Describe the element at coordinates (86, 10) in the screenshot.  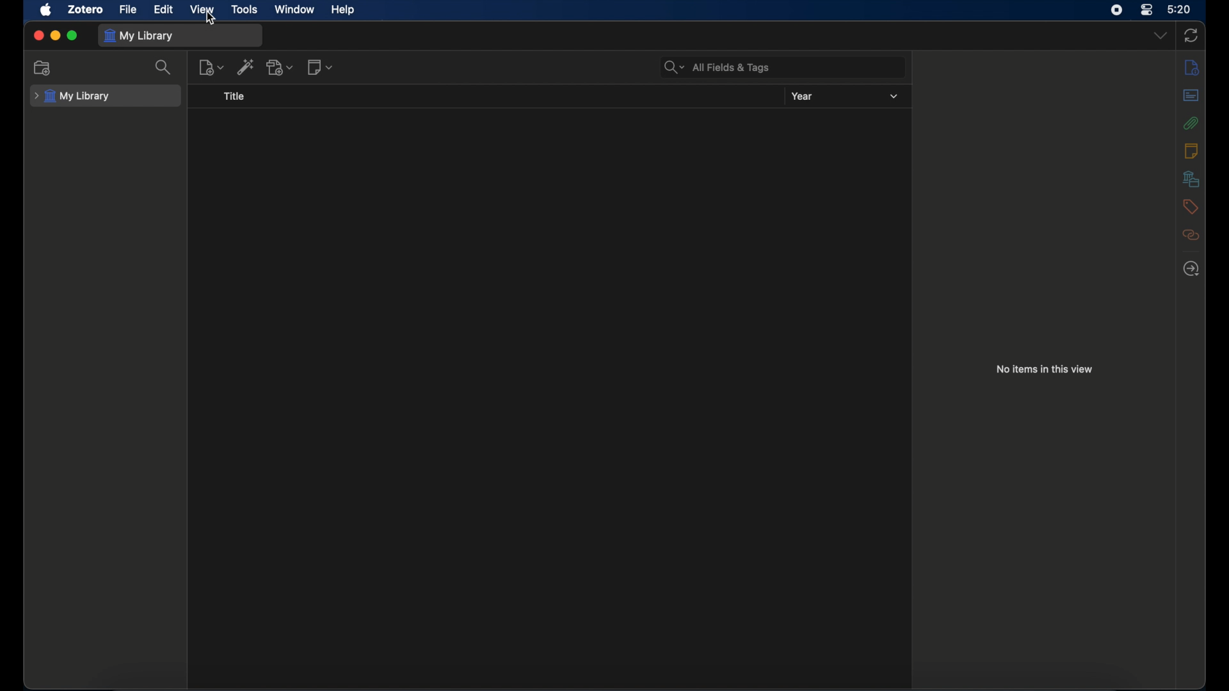
I see `zotero` at that location.